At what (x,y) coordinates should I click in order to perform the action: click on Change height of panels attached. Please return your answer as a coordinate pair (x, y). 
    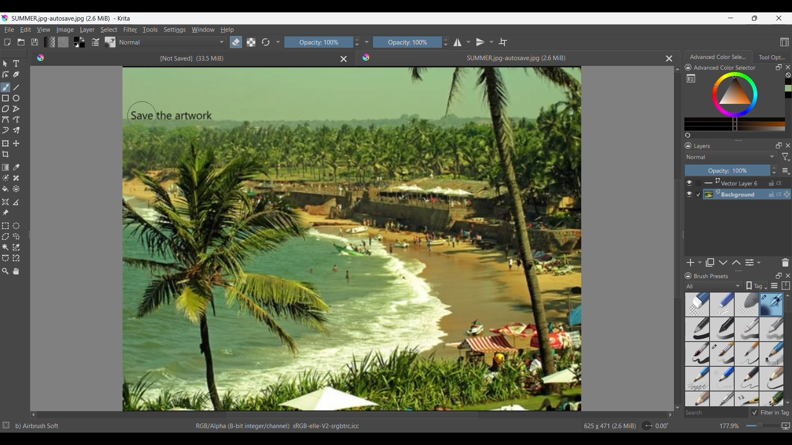
    Looking at the image, I should click on (735, 271).